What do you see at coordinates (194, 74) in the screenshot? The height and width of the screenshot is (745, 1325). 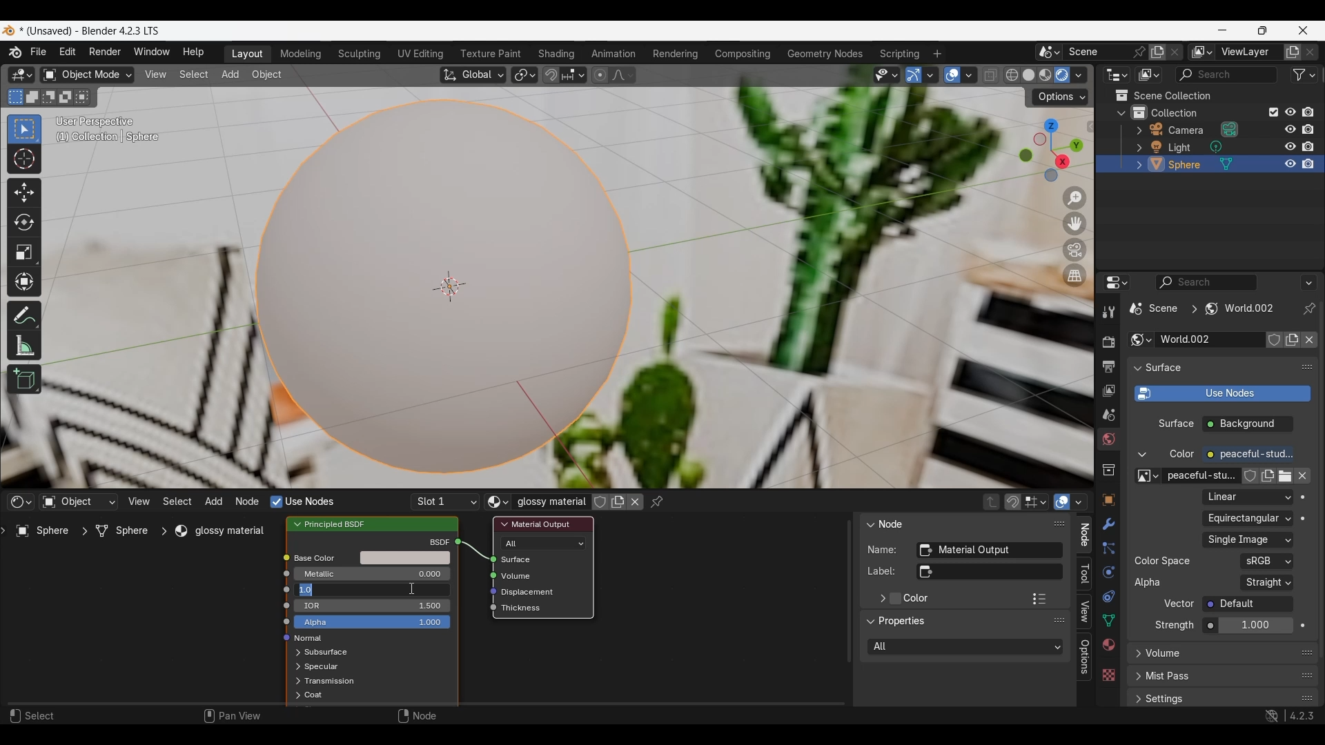 I see `Select menu` at bounding box center [194, 74].